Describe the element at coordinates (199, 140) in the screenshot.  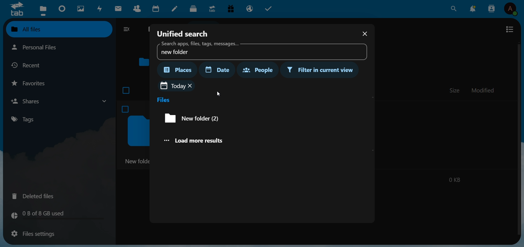
I see `load more results` at that location.